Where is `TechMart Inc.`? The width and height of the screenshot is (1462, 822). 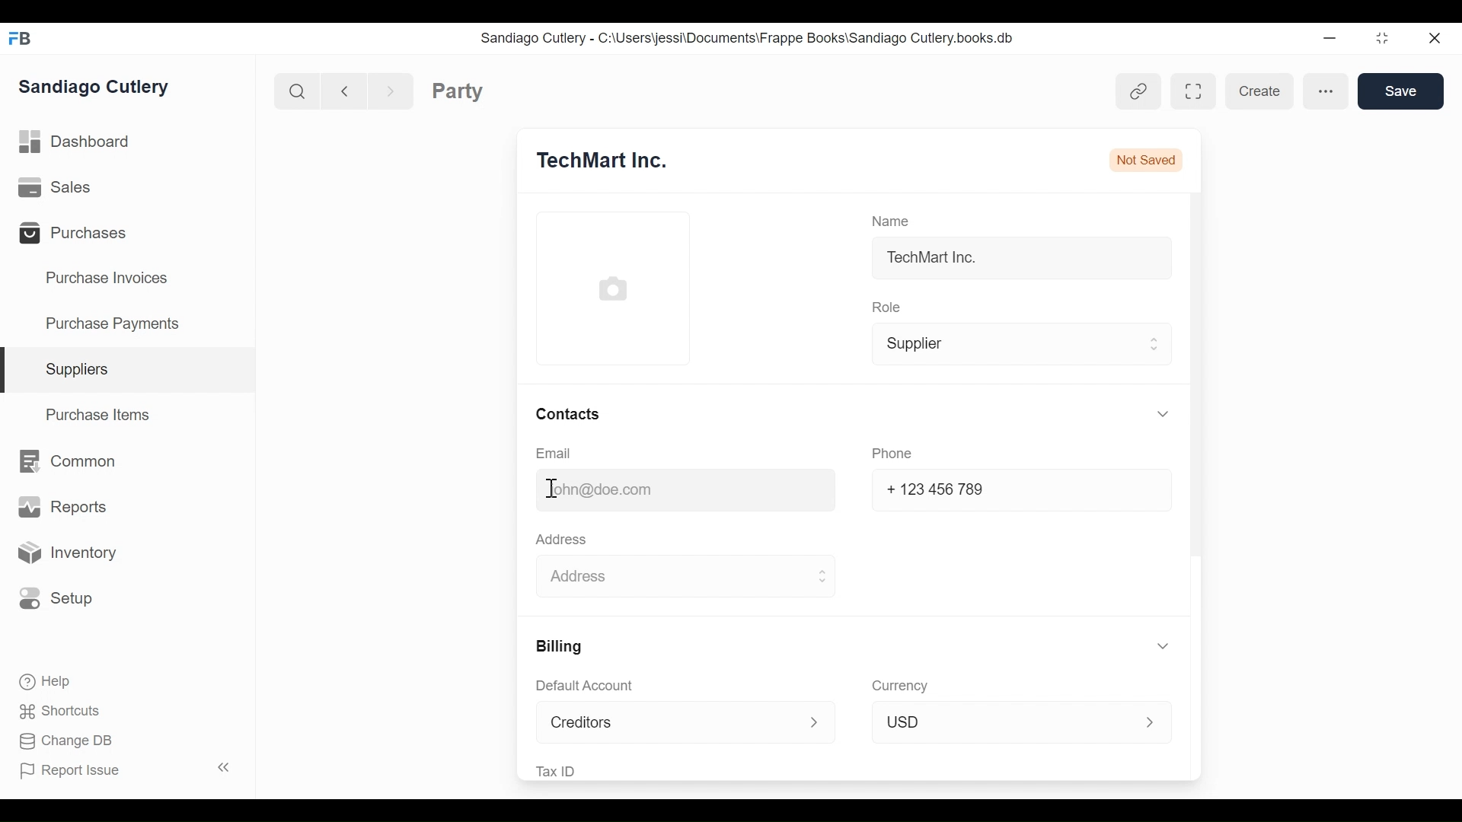
TechMart Inc. is located at coordinates (618, 160).